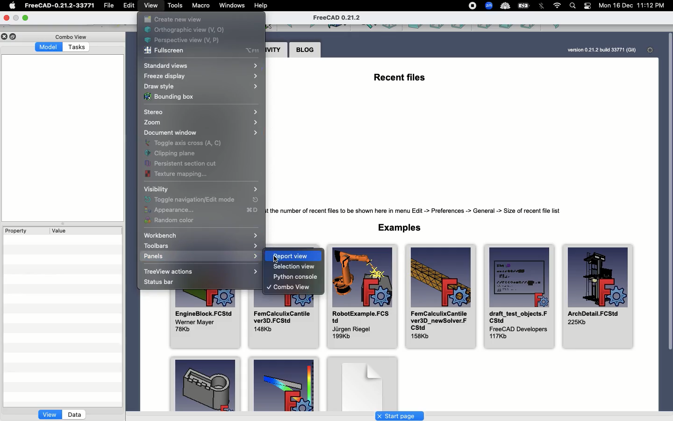 The width and height of the screenshot is (673, 421). What do you see at coordinates (201, 76) in the screenshot?
I see `Freeze display` at bounding box center [201, 76].